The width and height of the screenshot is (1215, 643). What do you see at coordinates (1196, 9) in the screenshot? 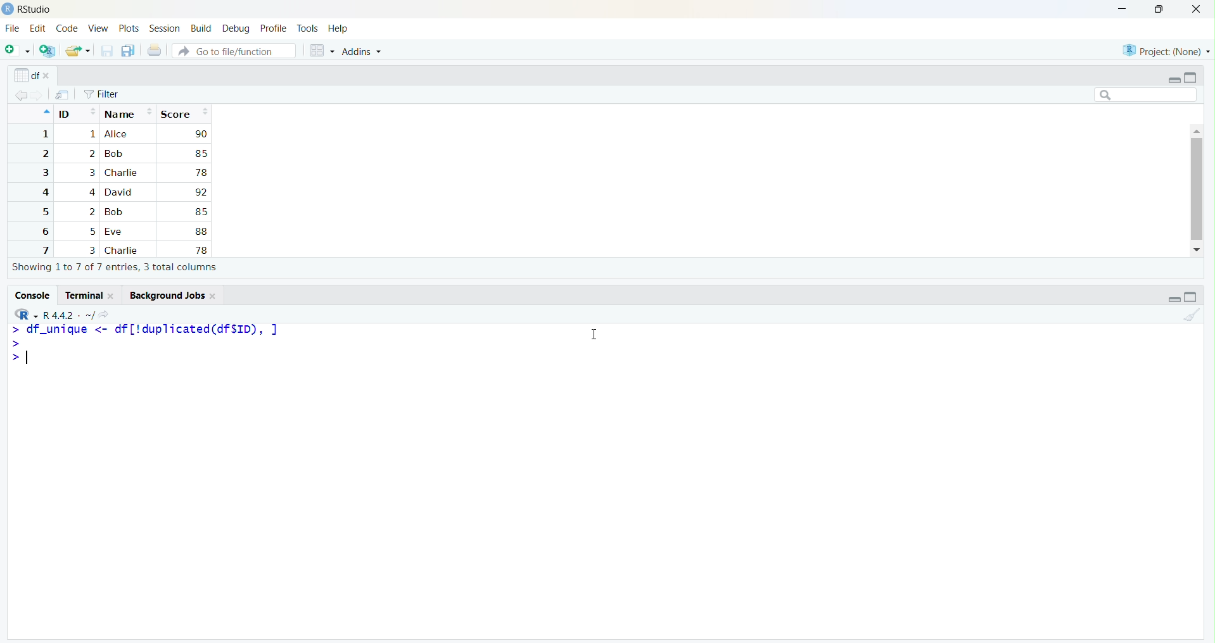
I see `close` at bounding box center [1196, 9].